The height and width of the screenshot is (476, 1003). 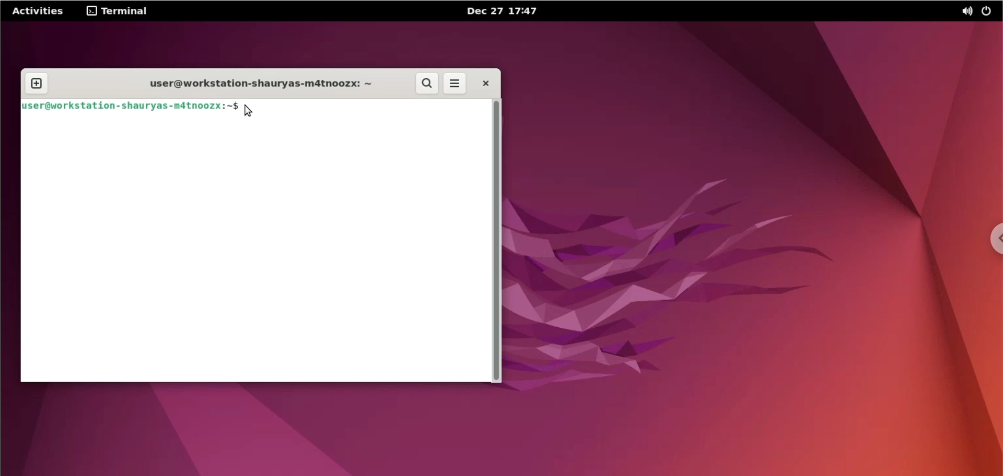 I want to click on search button, so click(x=428, y=84).